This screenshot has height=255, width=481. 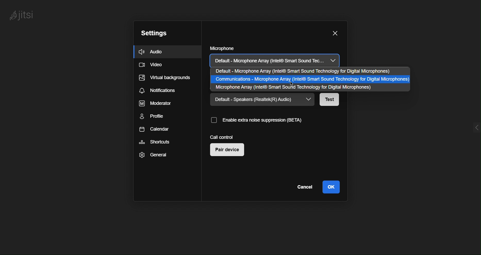 What do you see at coordinates (311, 79) in the screenshot?
I see `Communications - Microphone Array (Intel® Smart Sound Technology for Digital Microphones)` at bounding box center [311, 79].